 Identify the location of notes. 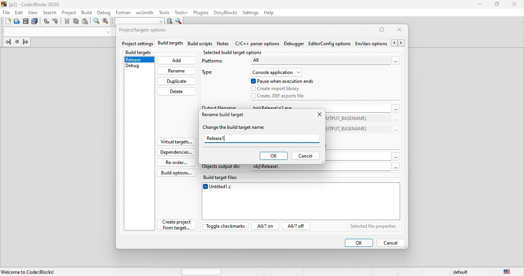
(226, 44).